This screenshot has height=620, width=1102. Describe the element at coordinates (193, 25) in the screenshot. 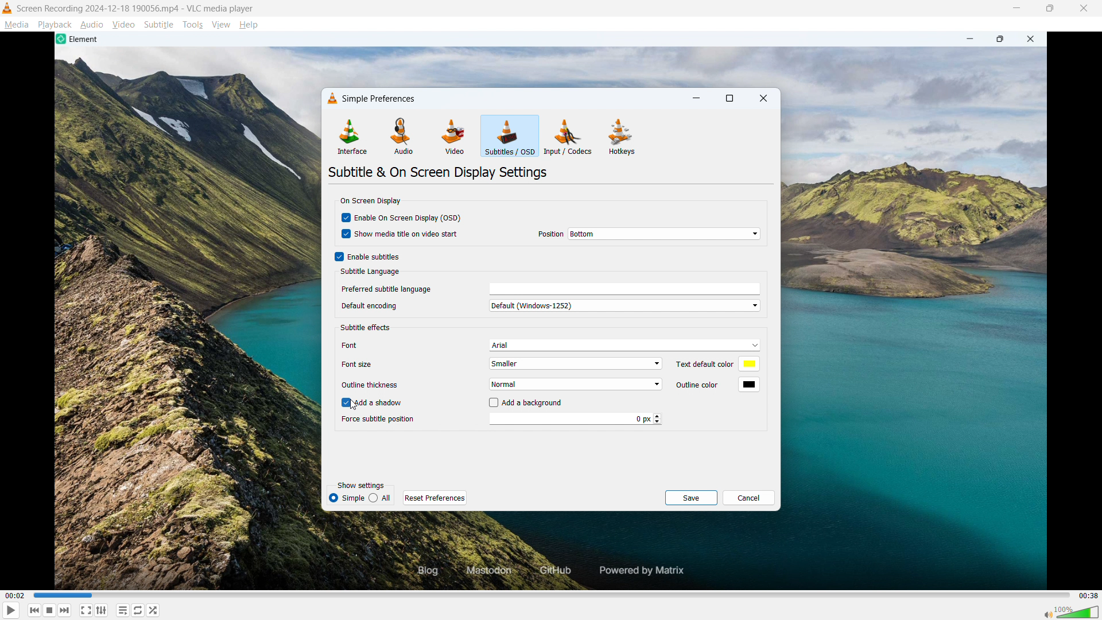

I see `Tools ` at that location.